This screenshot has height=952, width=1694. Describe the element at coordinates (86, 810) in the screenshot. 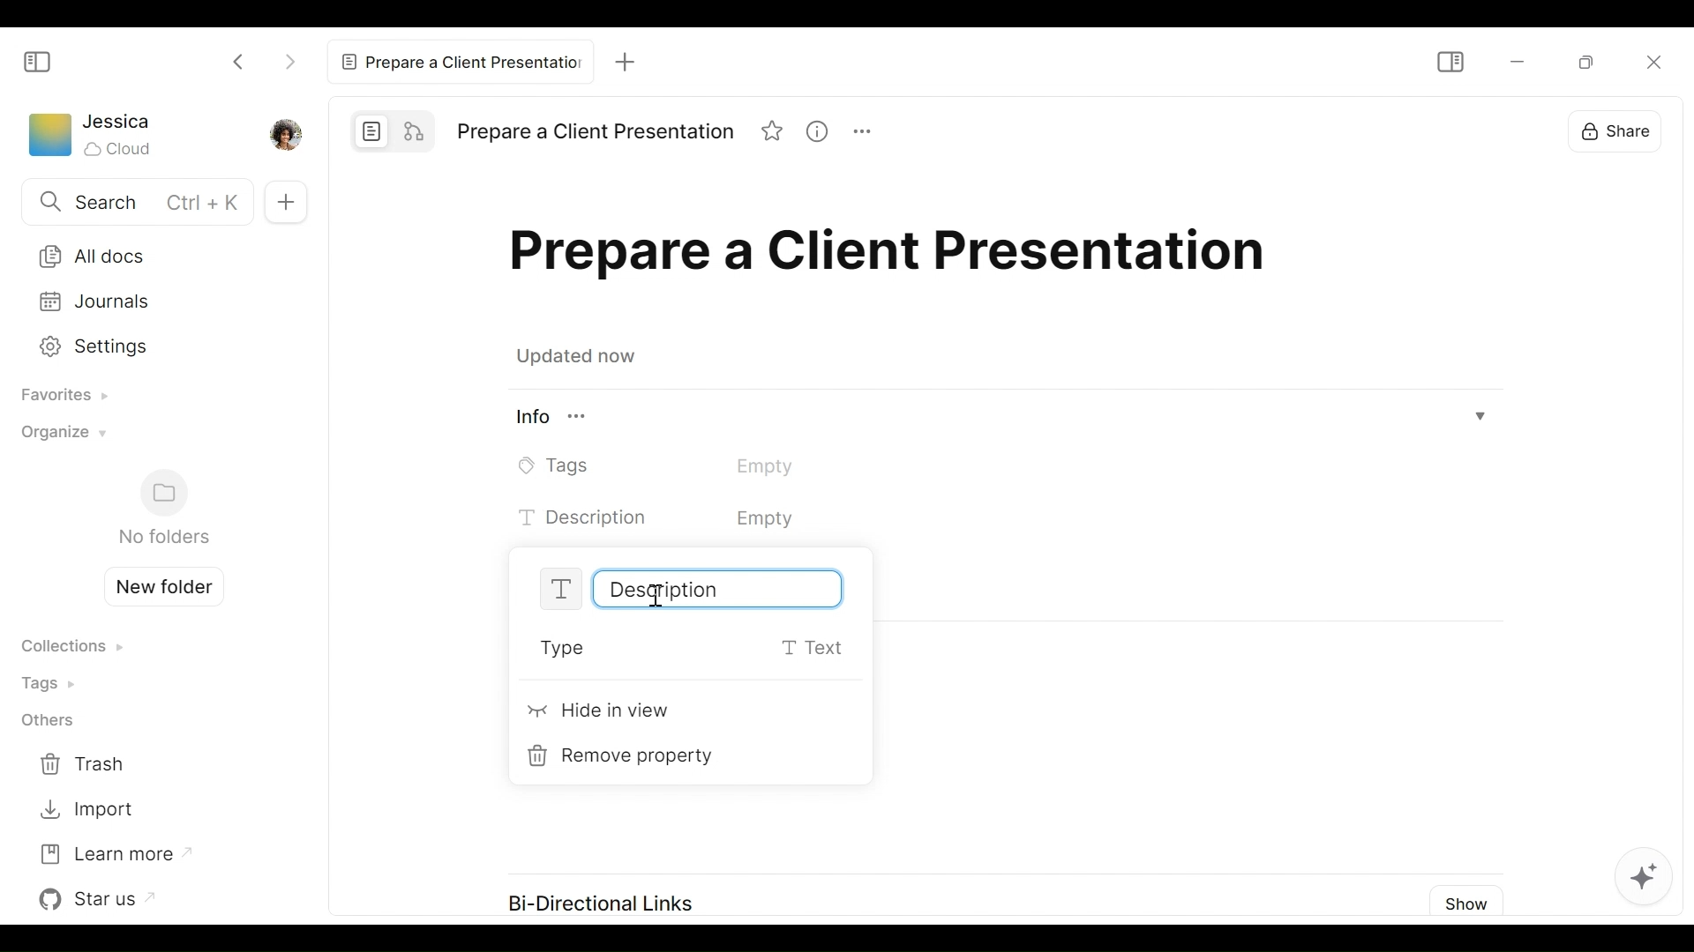

I see `Import` at that location.